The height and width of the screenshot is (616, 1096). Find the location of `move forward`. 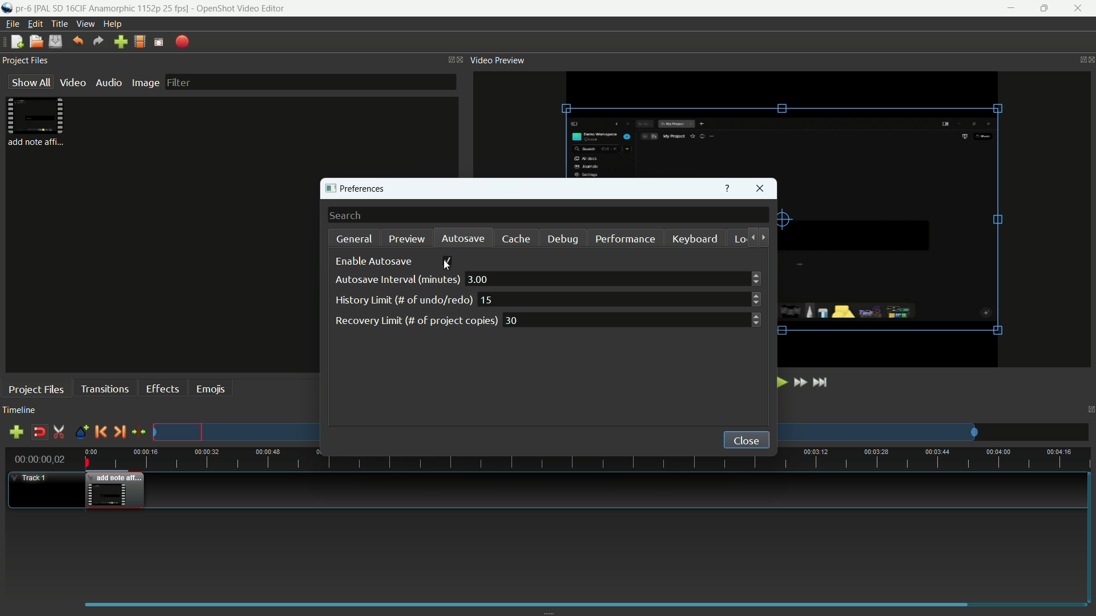

move forward is located at coordinates (764, 237).